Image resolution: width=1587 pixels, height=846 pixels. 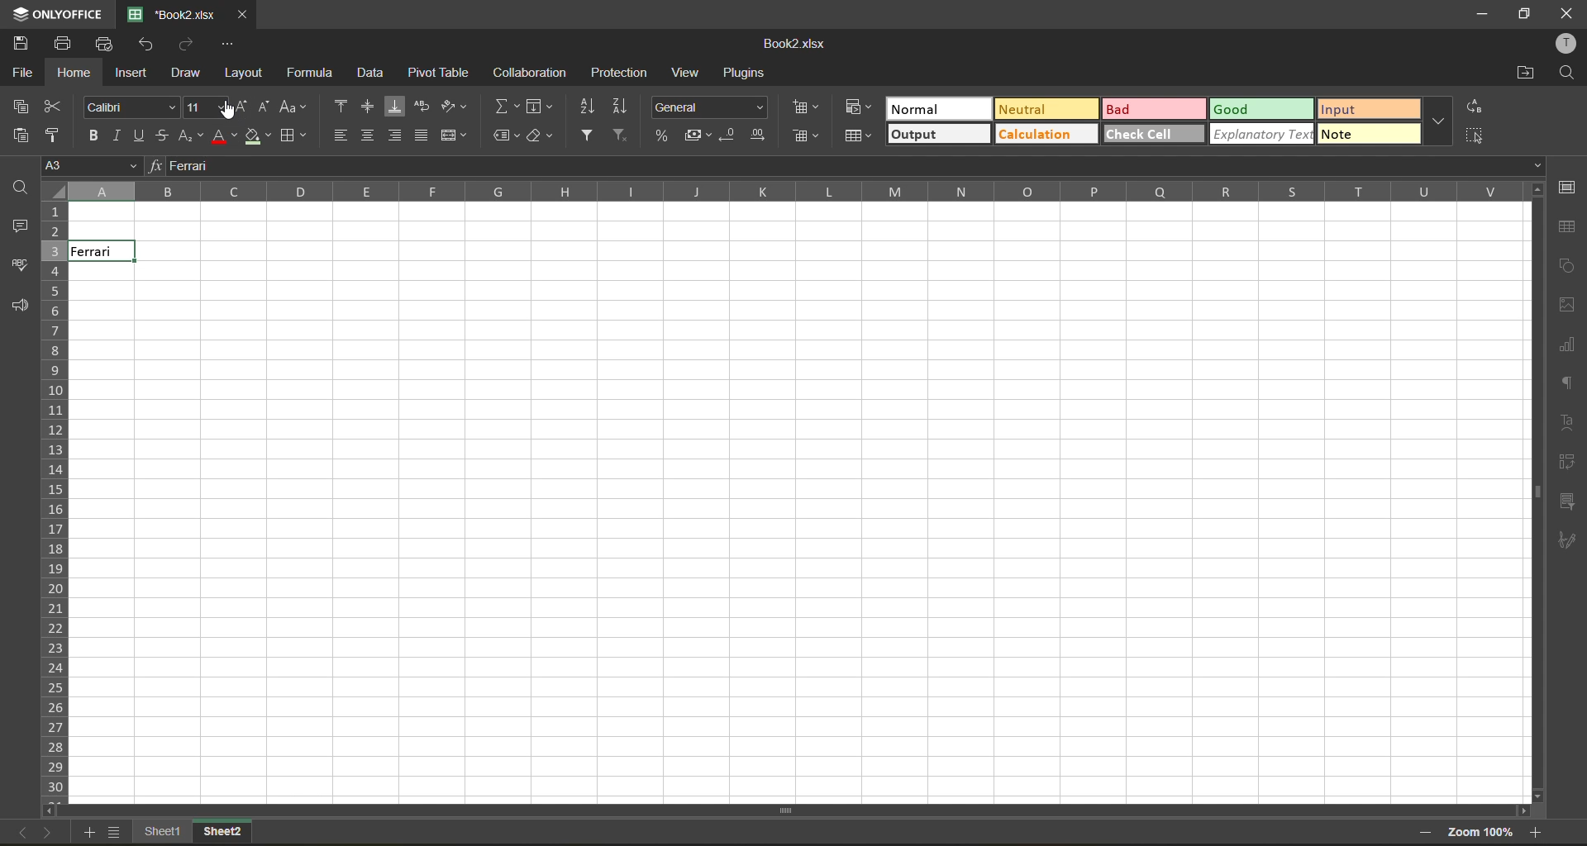 I want to click on customize quick access toolbar, so click(x=226, y=46).